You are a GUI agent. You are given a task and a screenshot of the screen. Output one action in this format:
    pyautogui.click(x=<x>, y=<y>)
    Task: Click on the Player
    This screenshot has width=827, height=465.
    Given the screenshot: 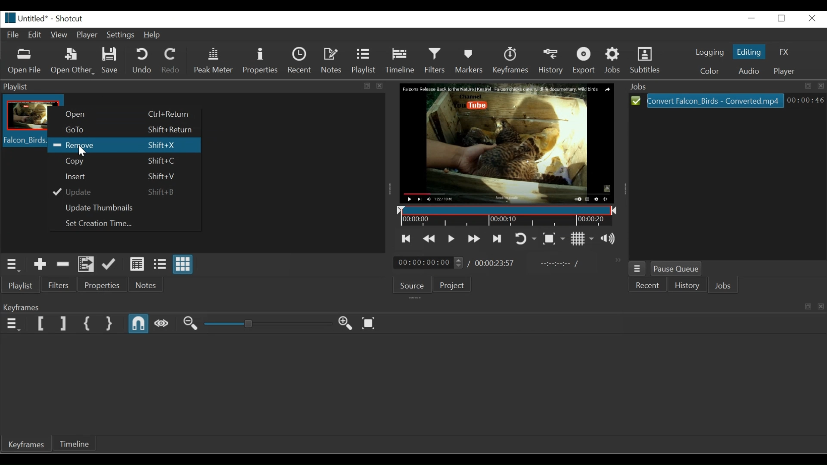 What is the action you would take?
    pyautogui.click(x=86, y=36)
    